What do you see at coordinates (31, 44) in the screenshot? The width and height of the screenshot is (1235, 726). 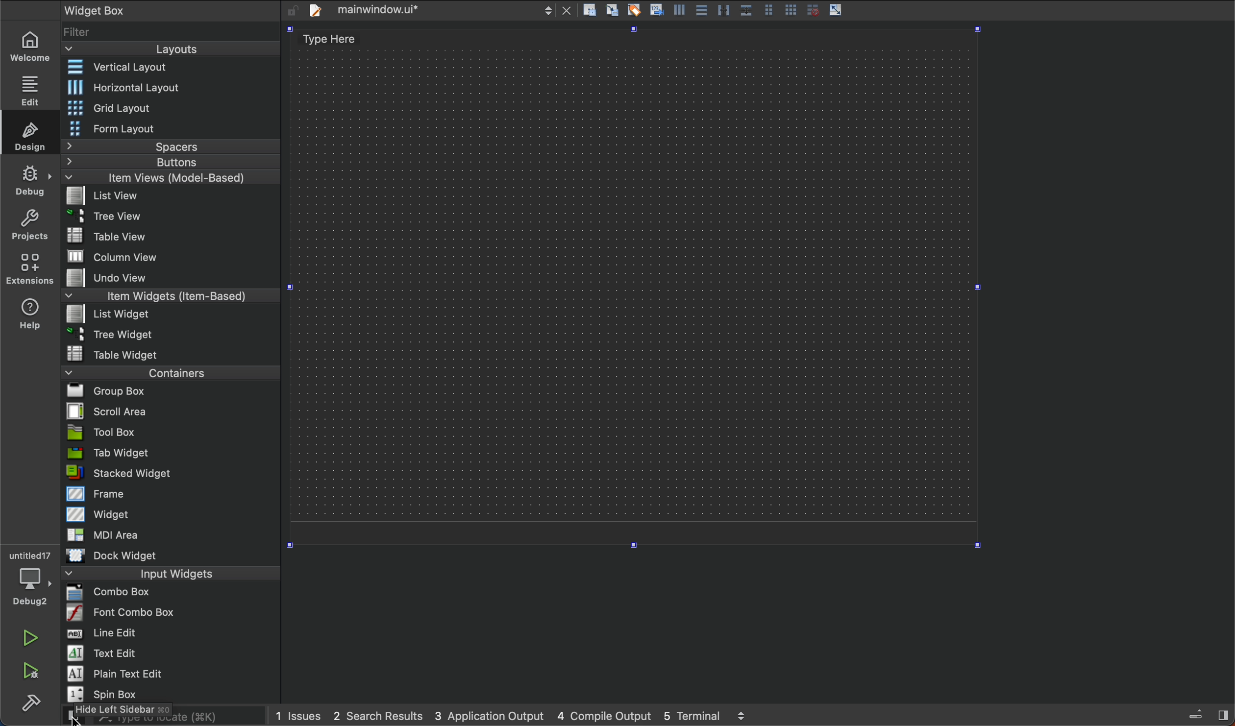 I see `welcome` at bounding box center [31, 44].